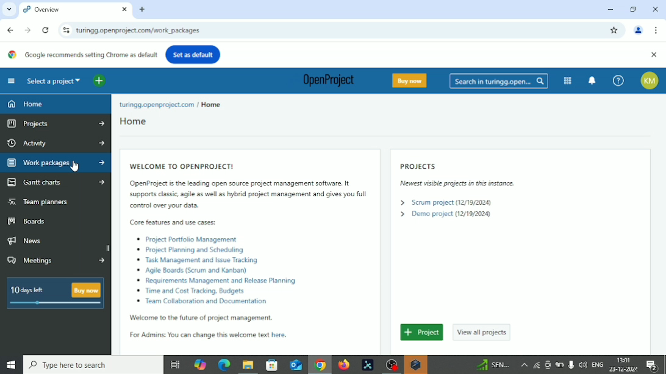 The width and height of the screenshot is (666, 374). Describe the element at coordinates (27, 222) in the screenshot. I see `Boards` at that location.